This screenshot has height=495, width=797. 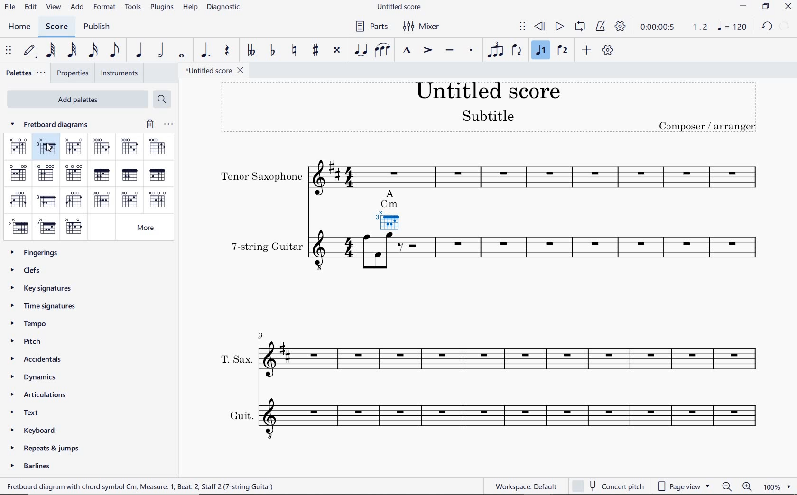 I want to click on ADD, so click(x=586, y=50).